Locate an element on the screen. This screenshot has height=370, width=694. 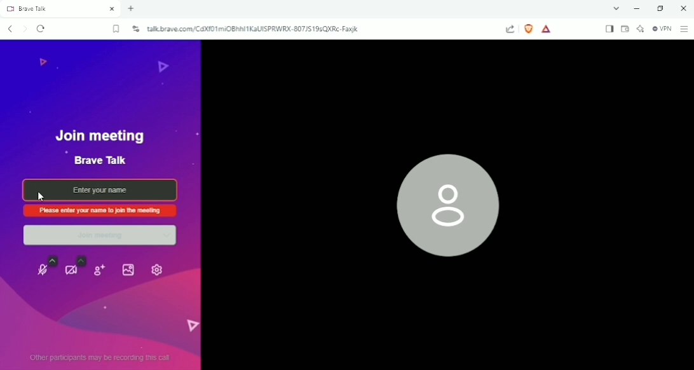
Enter your name is located at coordinates (99, 189).